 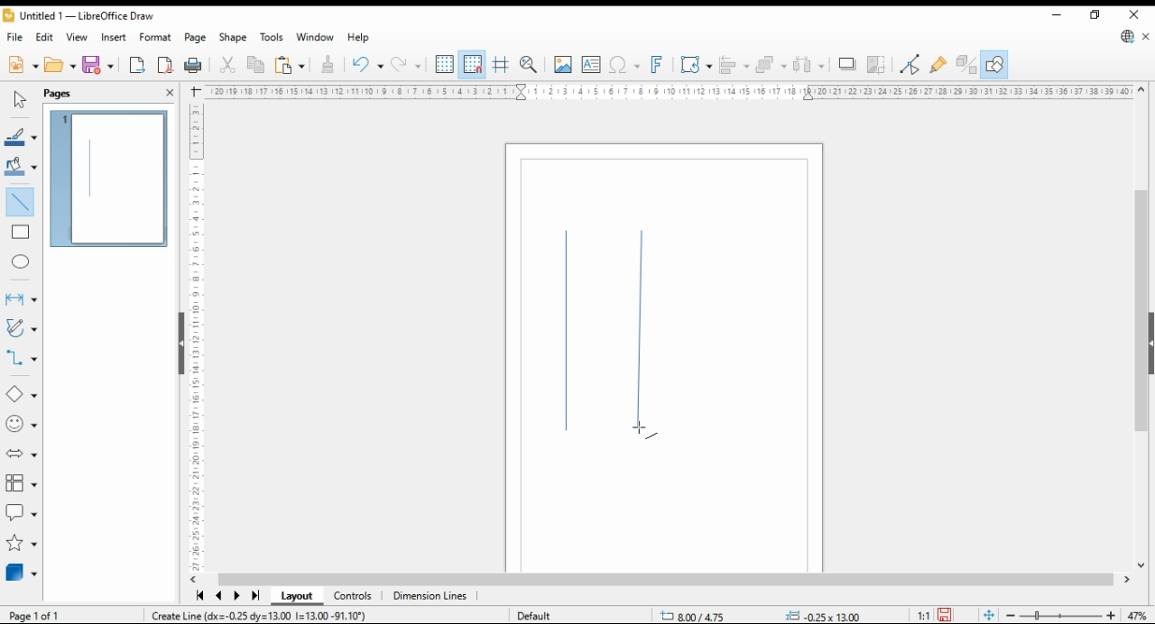 I want to click on pages, so click(x=74, y=92).